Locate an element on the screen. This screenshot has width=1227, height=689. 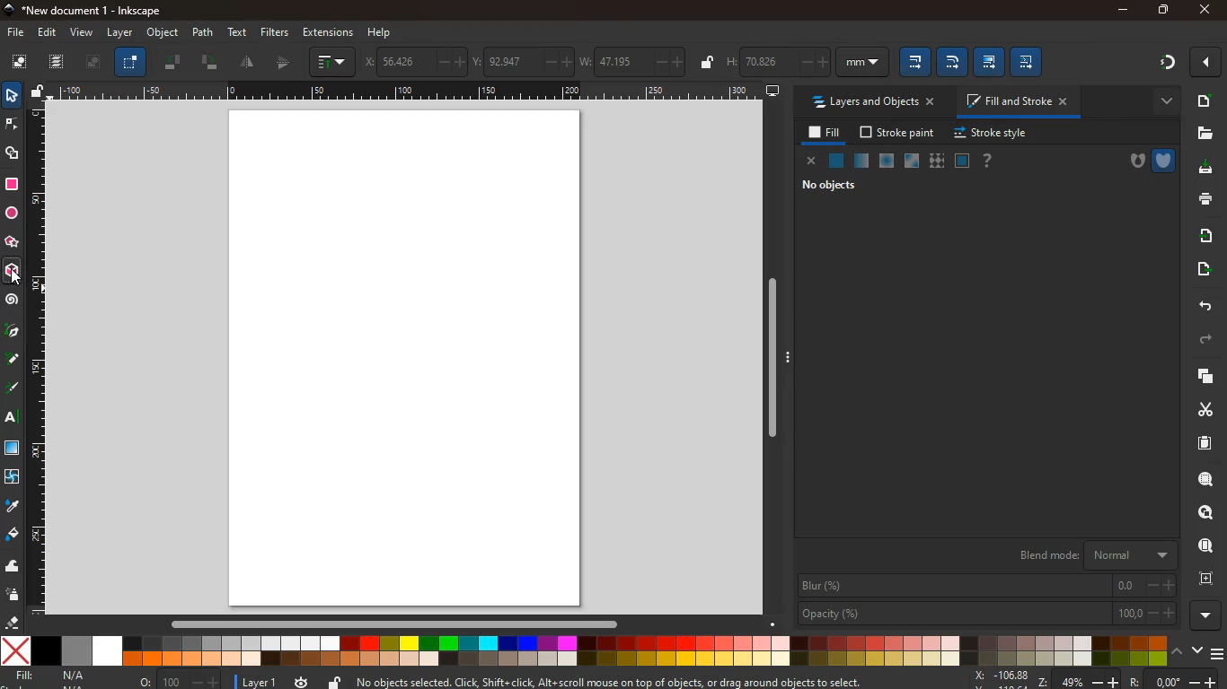
more is located at coordinates (1205, 615).